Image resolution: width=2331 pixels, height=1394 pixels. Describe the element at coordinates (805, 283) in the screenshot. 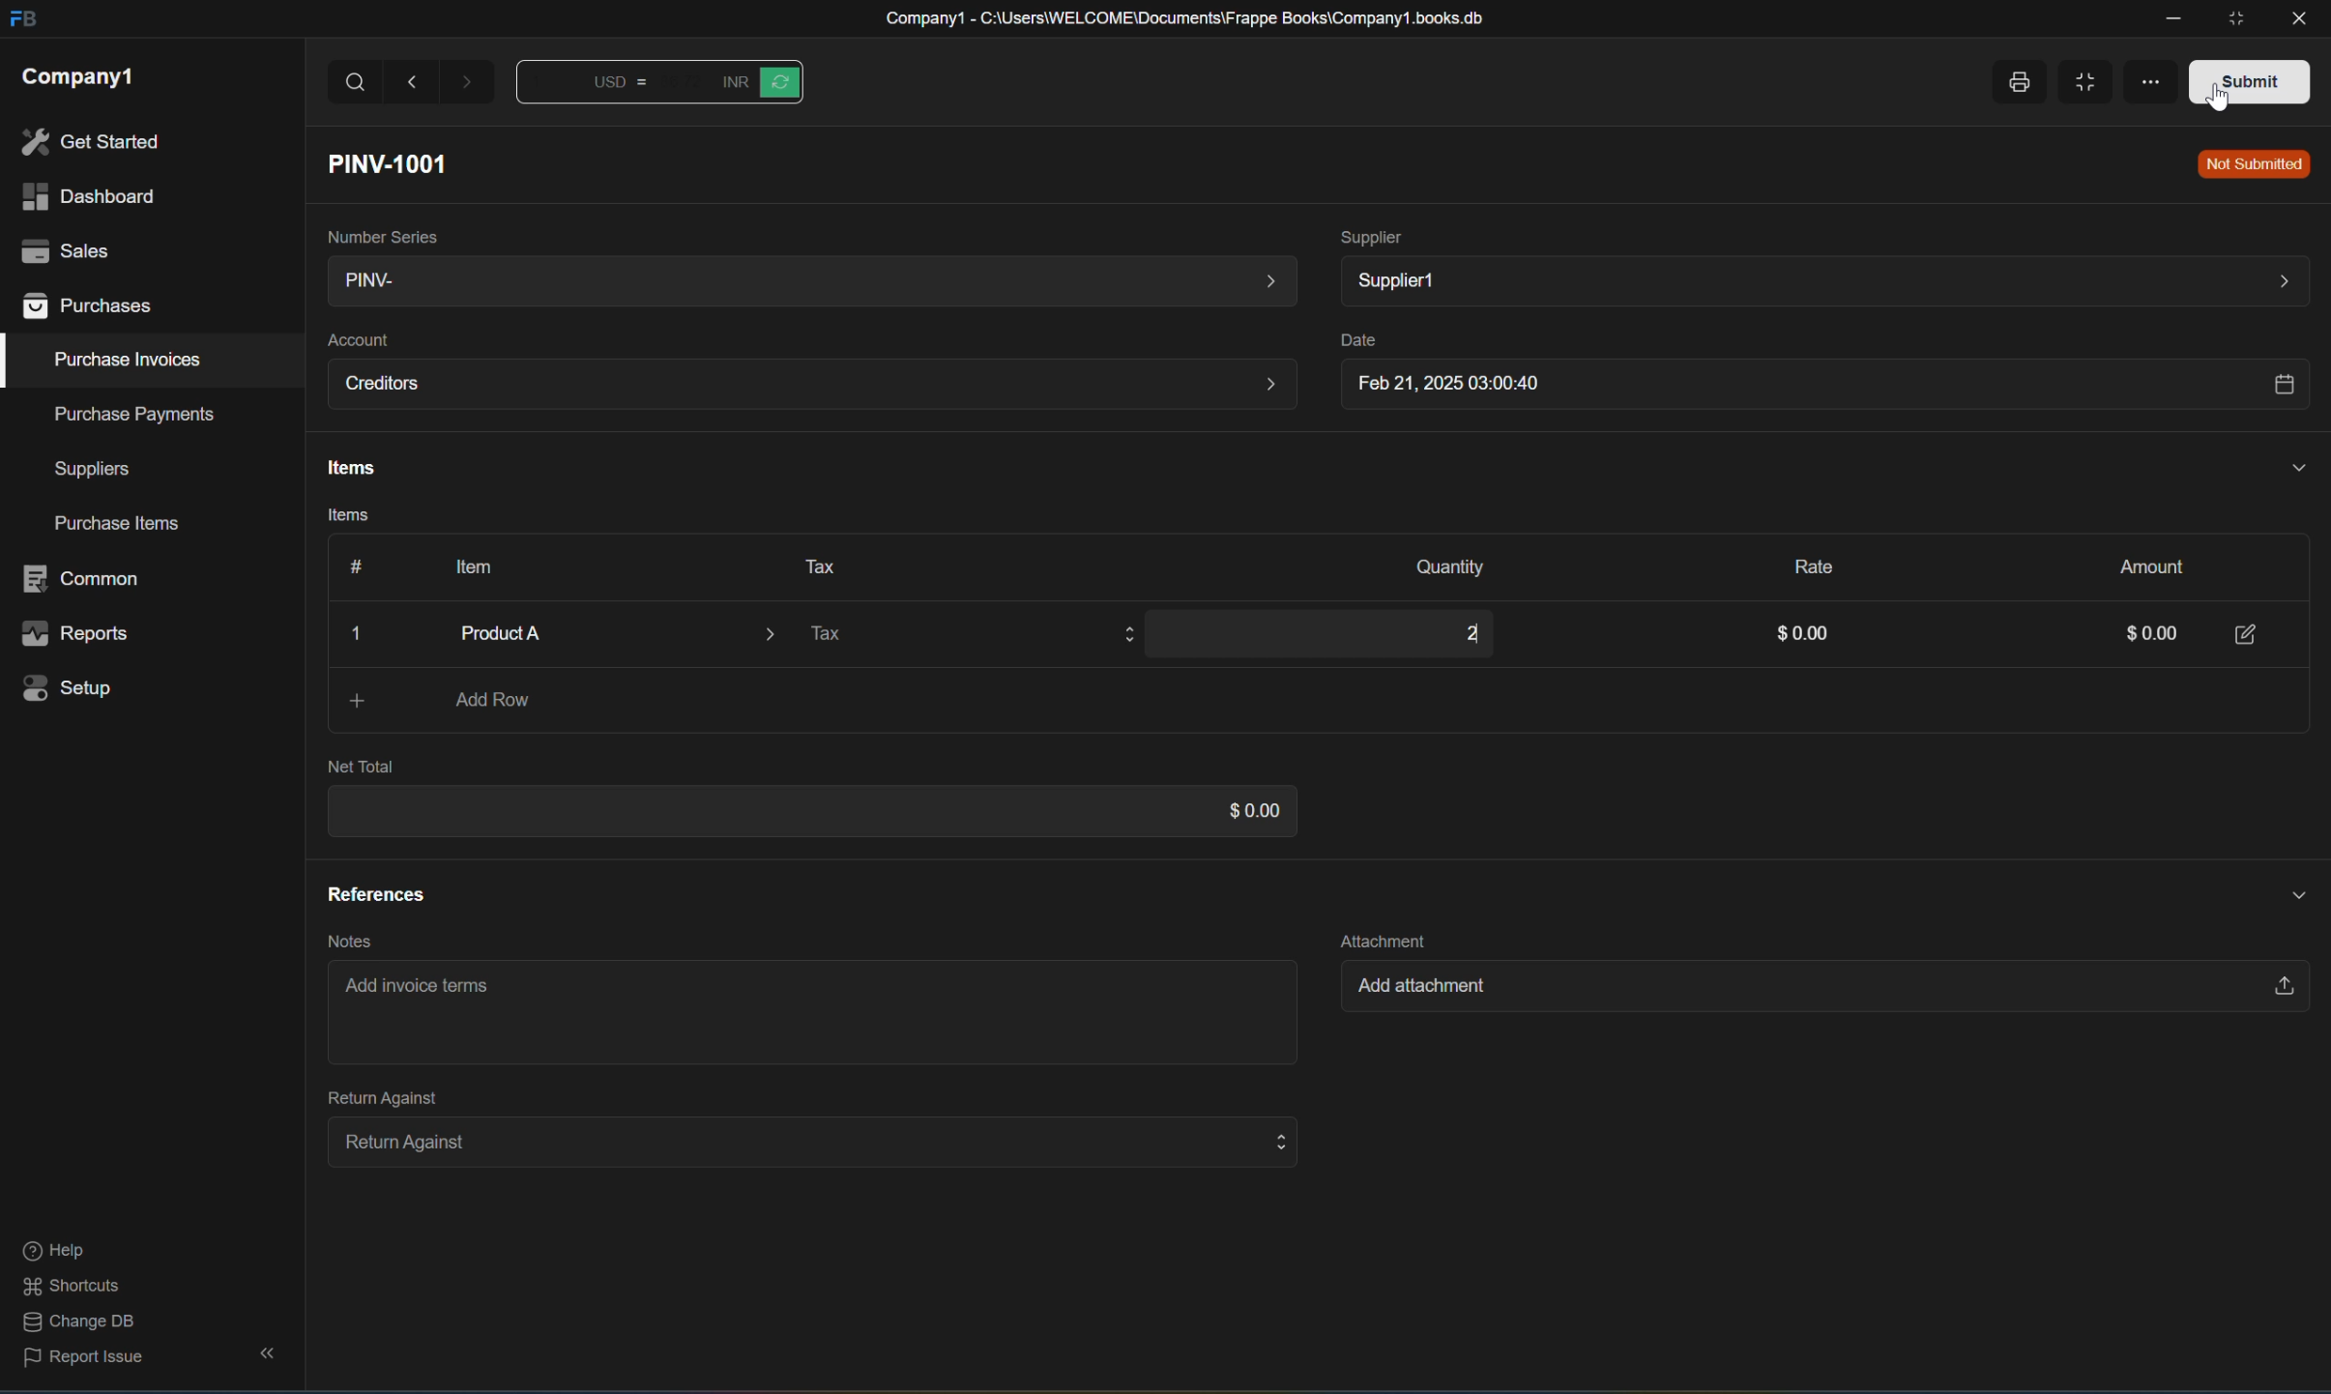

I see `PINV-` at that location.